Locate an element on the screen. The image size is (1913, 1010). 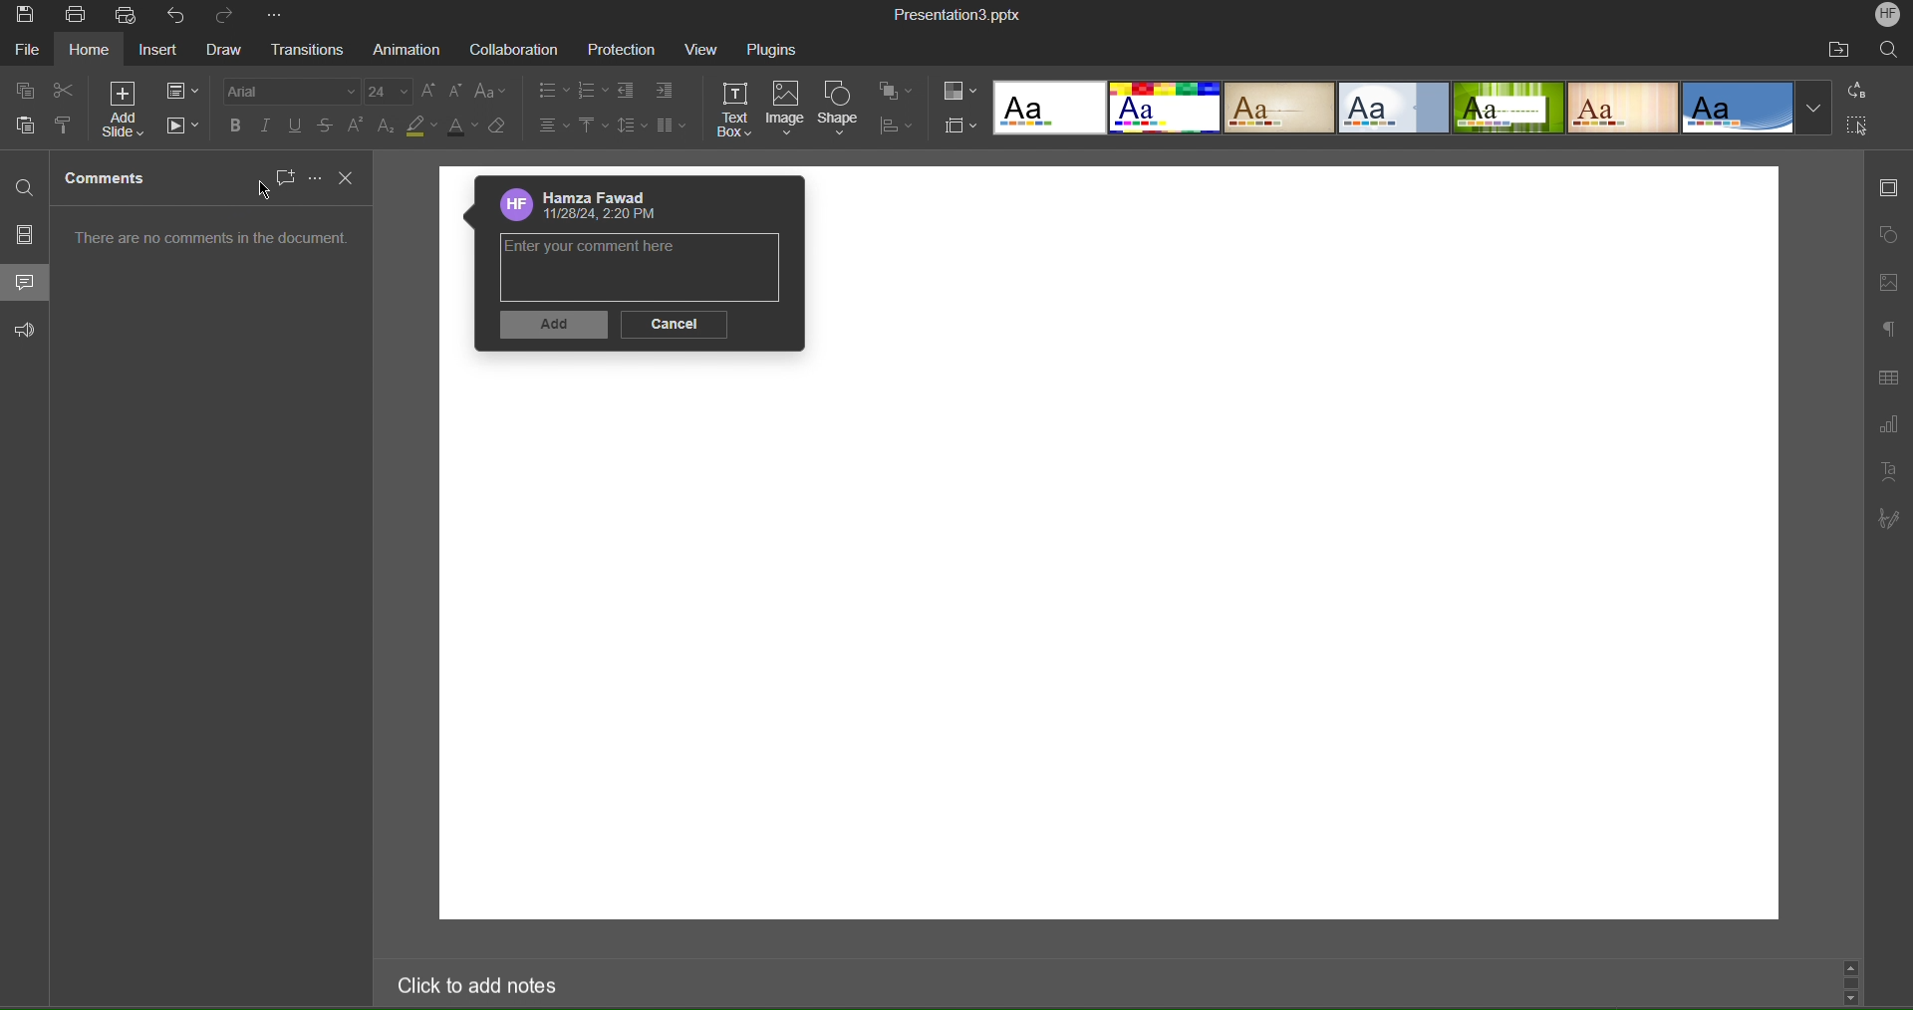
Distribute is located at coordinates (894, 126).